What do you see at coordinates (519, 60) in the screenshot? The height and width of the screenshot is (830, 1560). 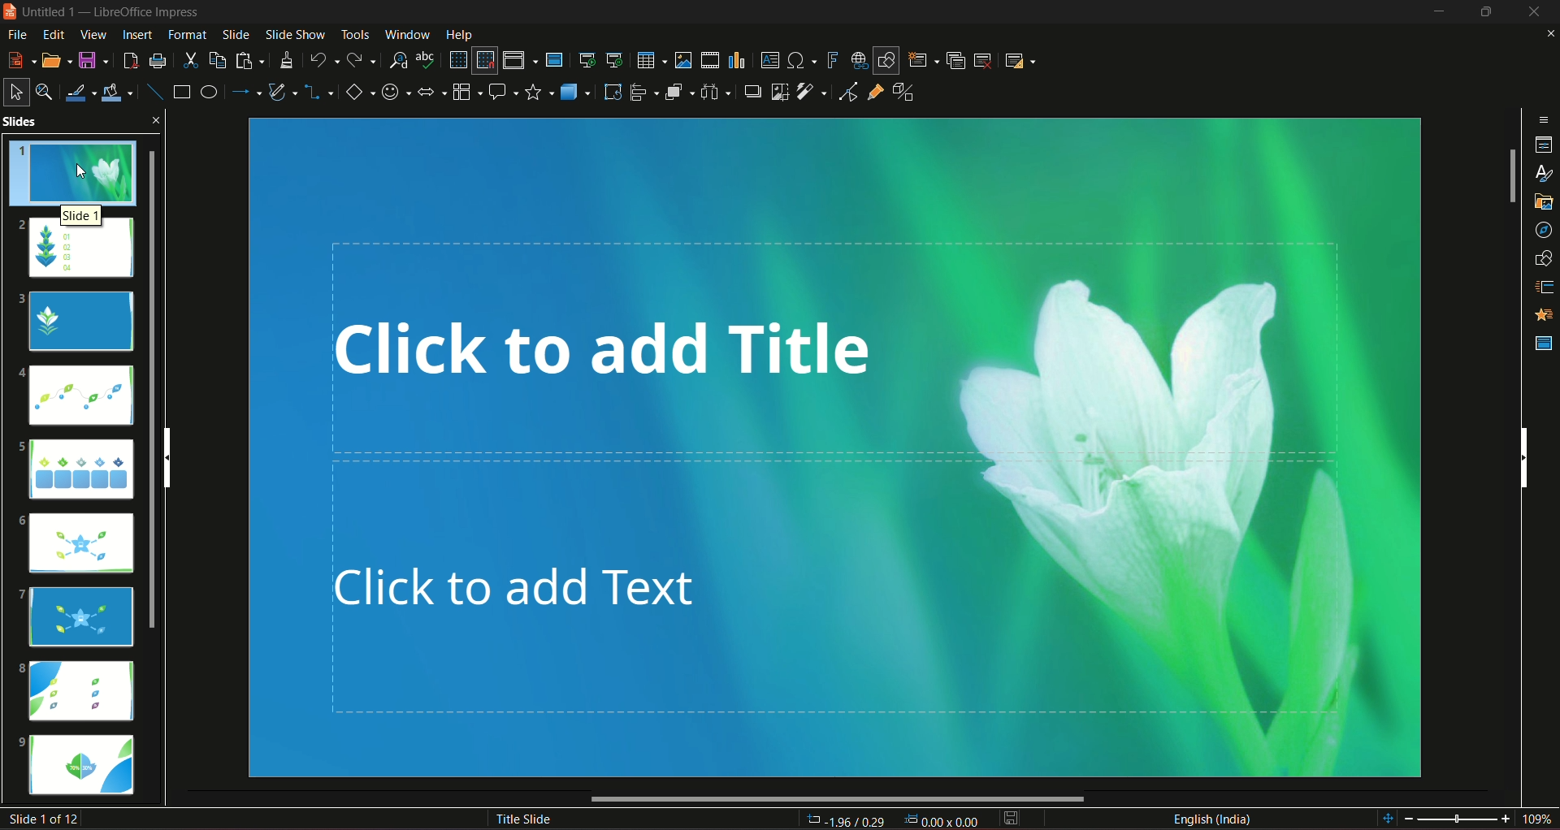 I see `display views` at bounding box center [519, 60].